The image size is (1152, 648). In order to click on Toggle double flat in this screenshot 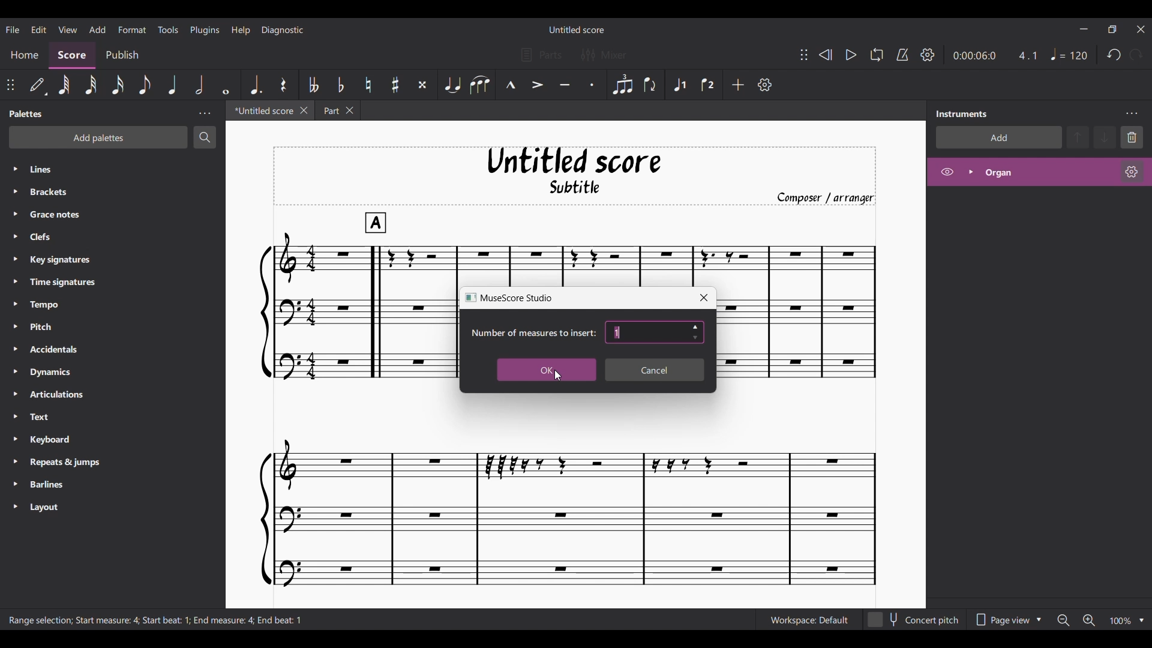, I will do `click(313, 85)`.